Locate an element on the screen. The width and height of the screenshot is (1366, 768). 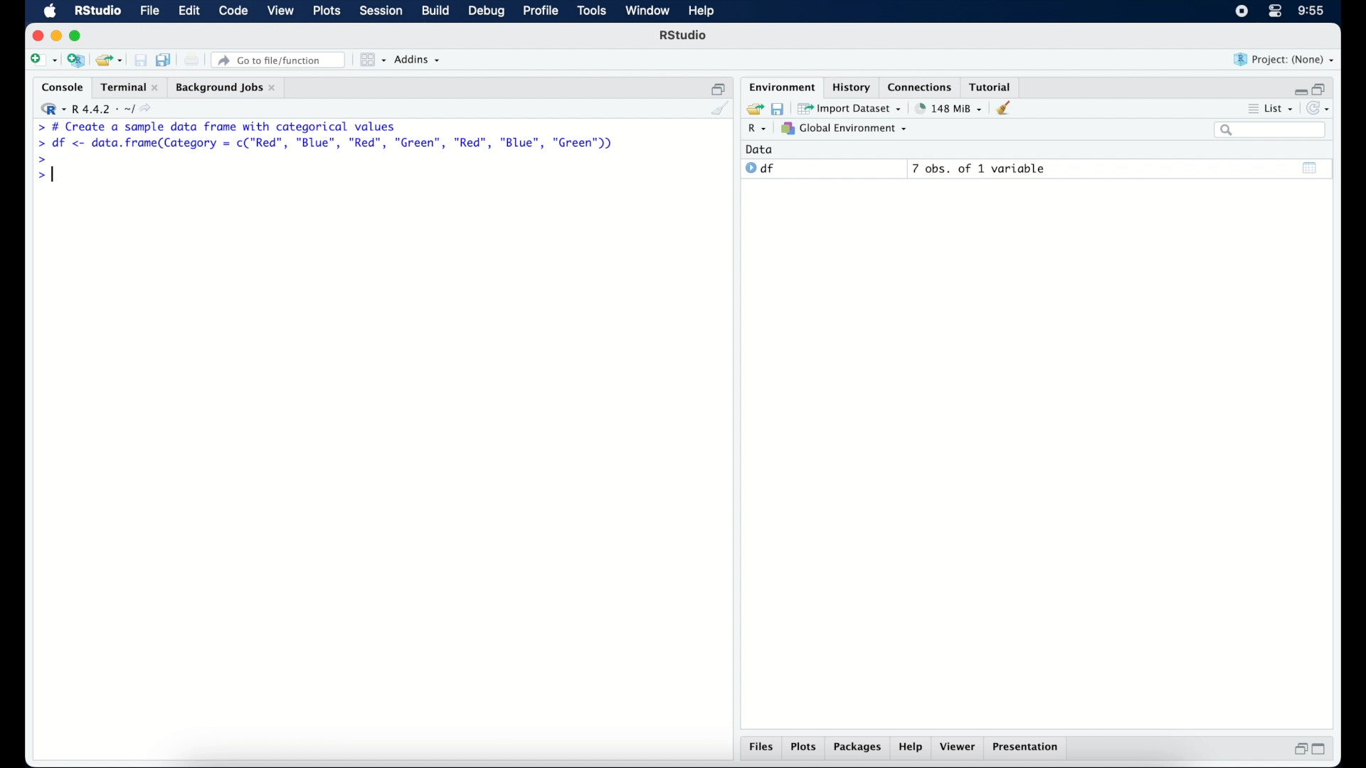
> # Create a sample data frame with categorical values| is located at coordinates (236, 126).